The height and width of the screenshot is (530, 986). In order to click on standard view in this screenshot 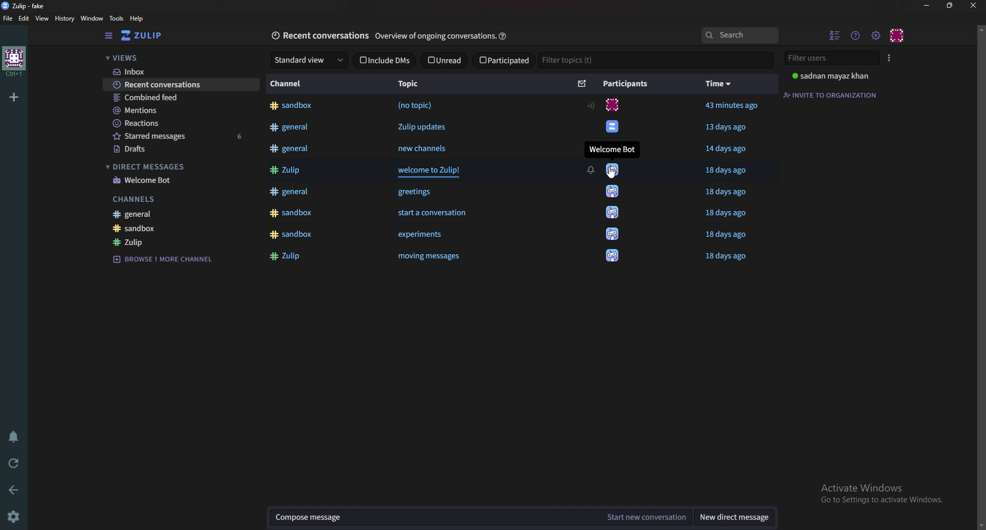, I will do `click(310, 61)`.